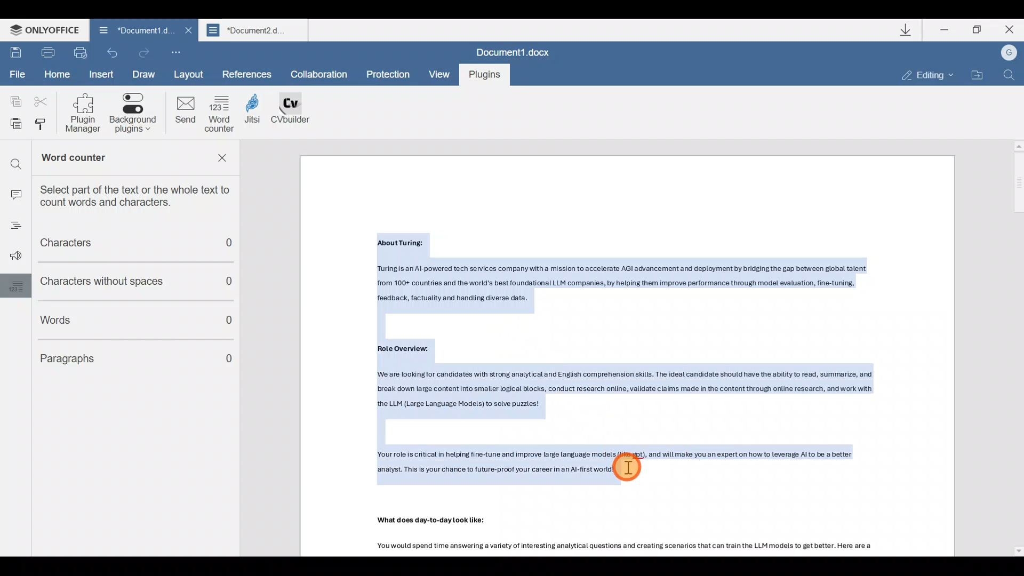  I want to click on Cursor, so click(627, 467).